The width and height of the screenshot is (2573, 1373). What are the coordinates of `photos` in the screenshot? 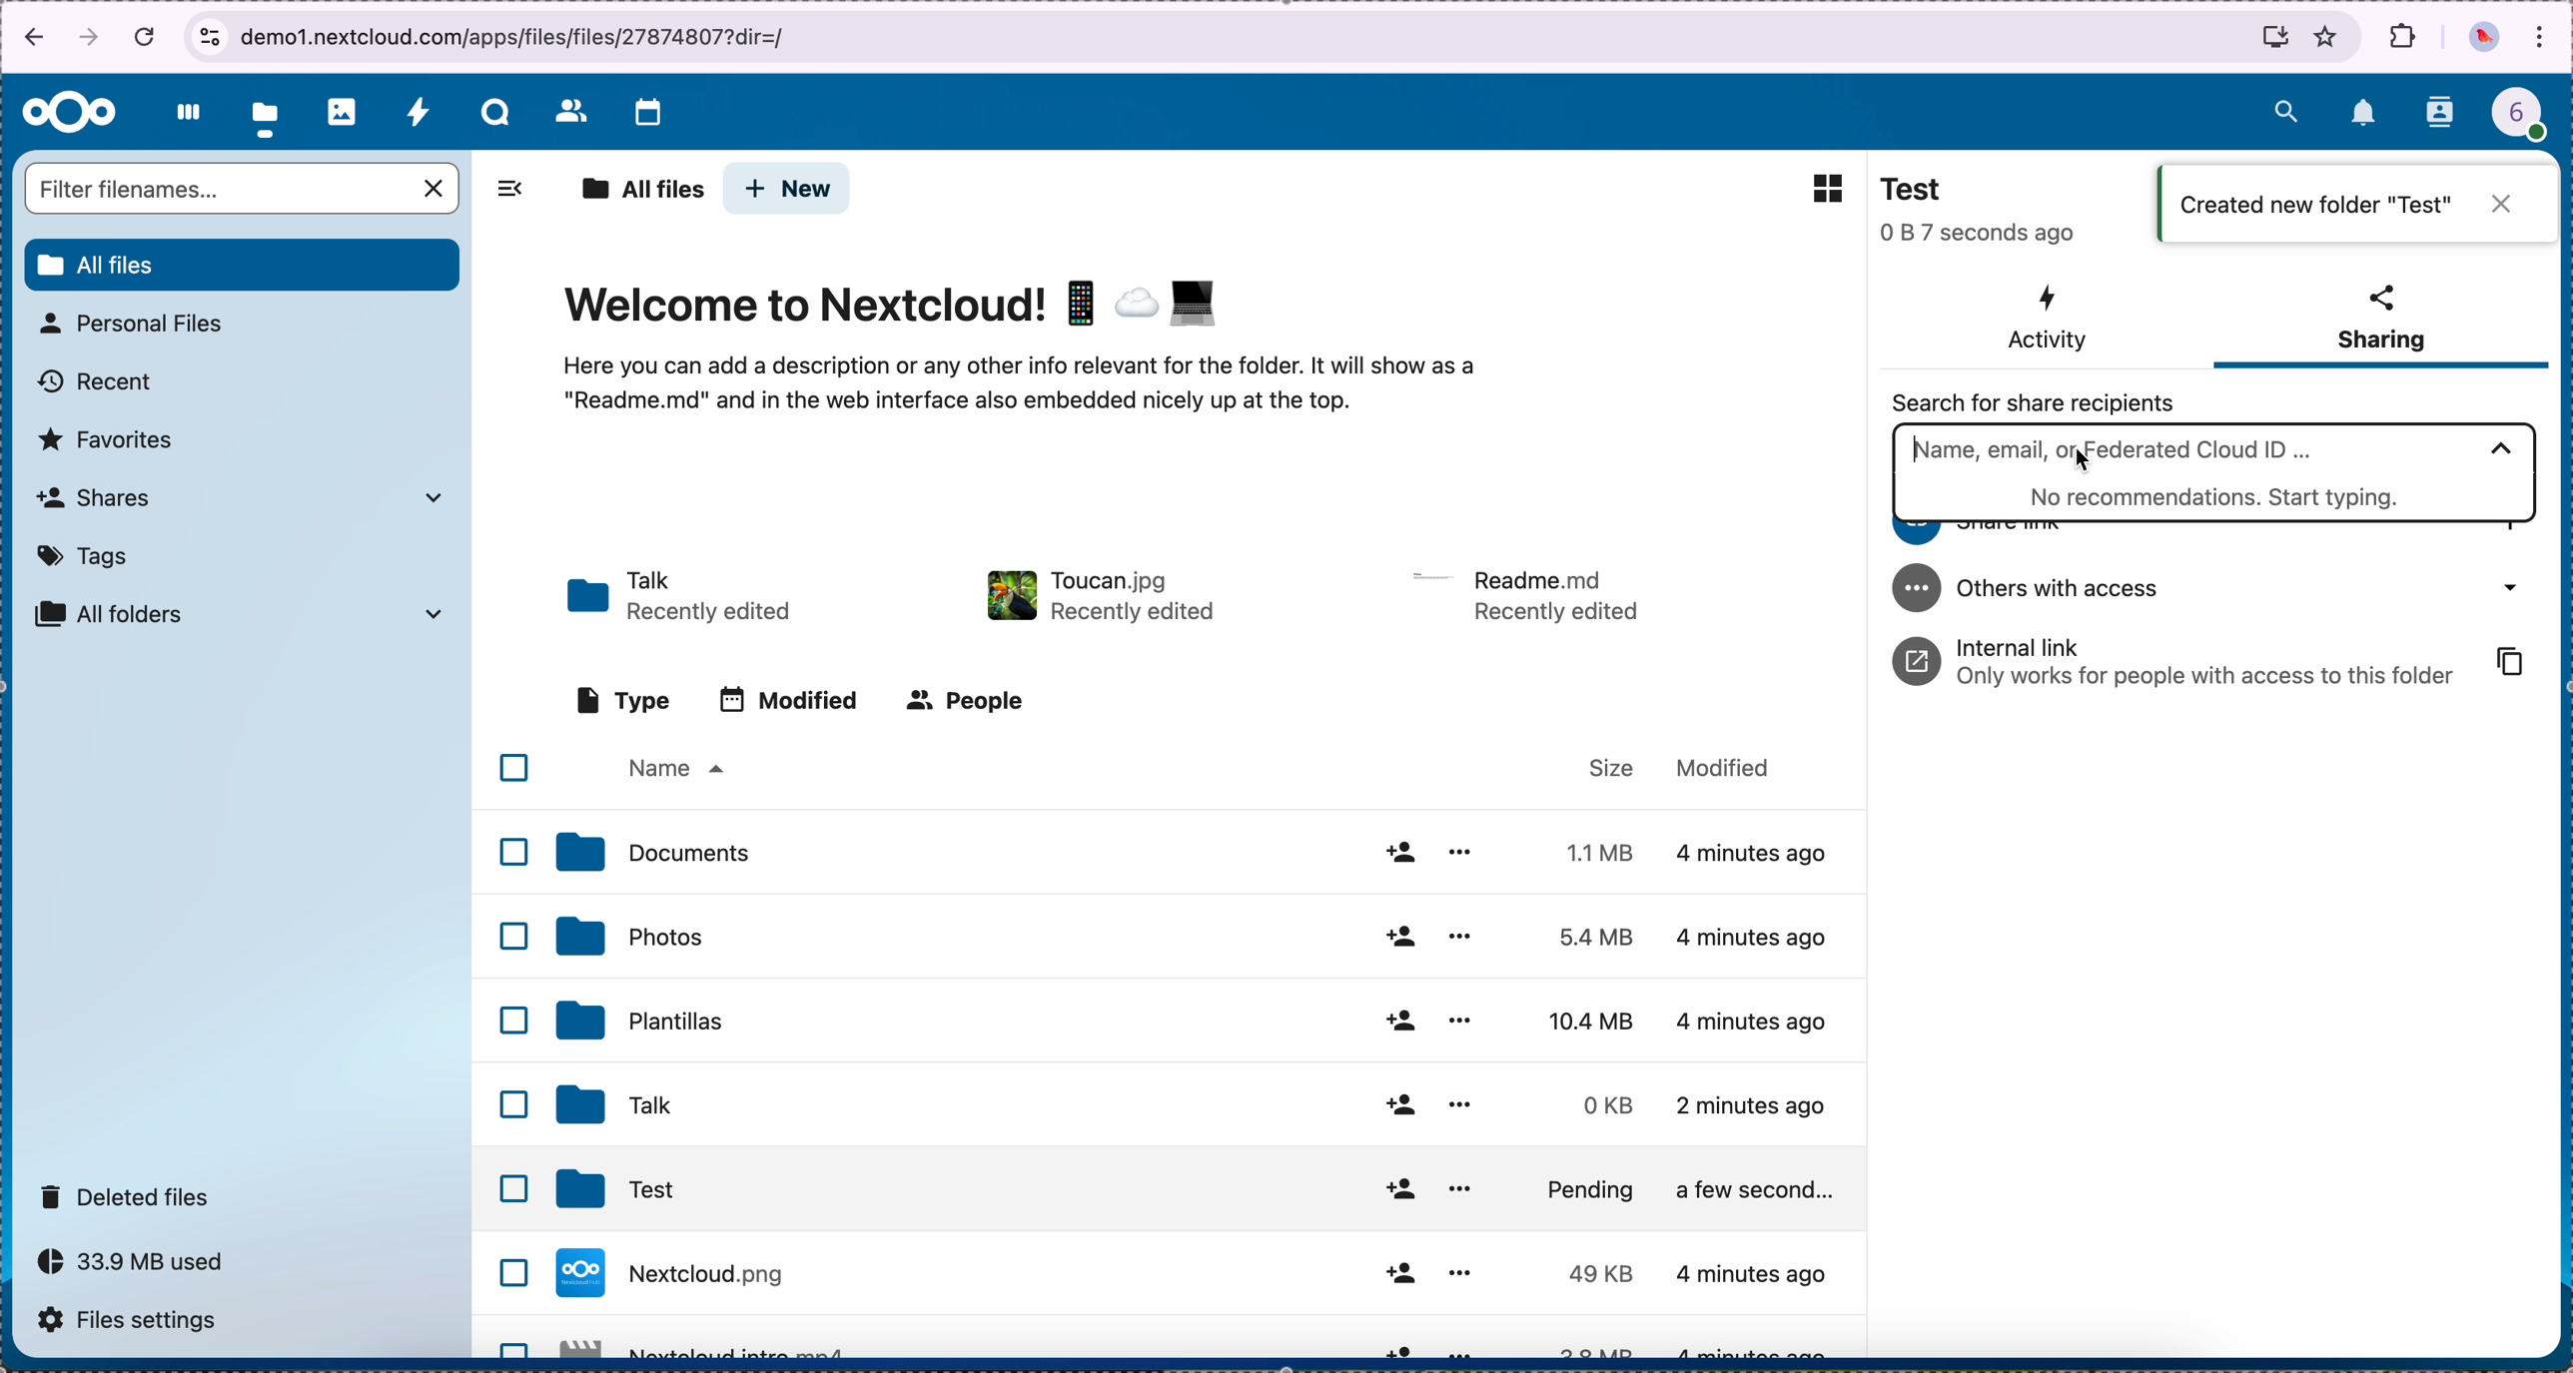 It's located at (343, 112).